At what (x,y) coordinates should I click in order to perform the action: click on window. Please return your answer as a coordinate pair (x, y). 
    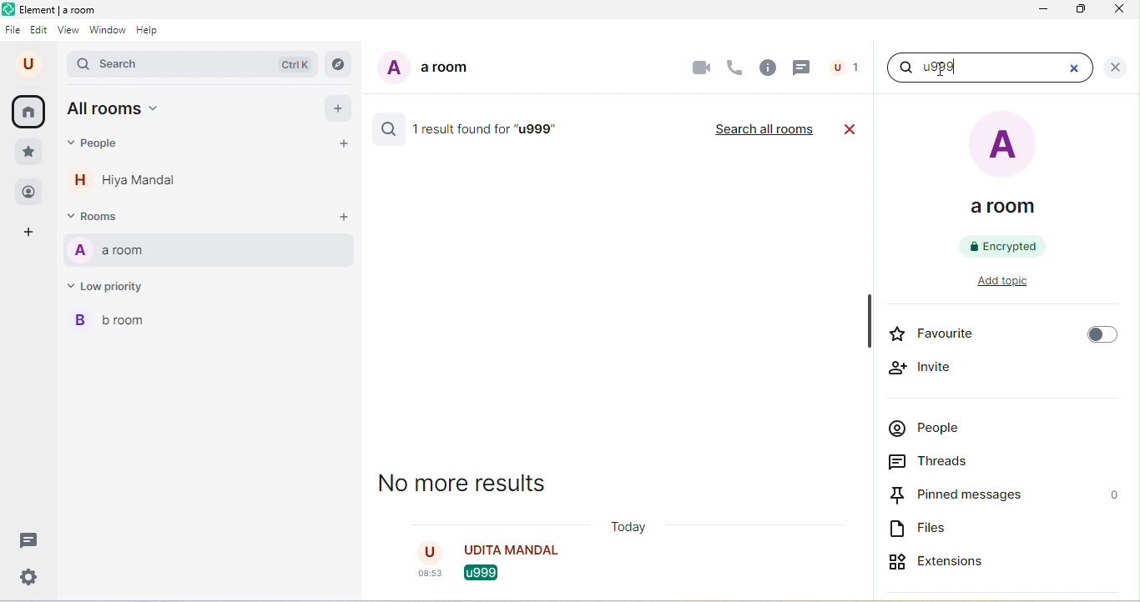
    Looking at the image, I should click on (108, 32).